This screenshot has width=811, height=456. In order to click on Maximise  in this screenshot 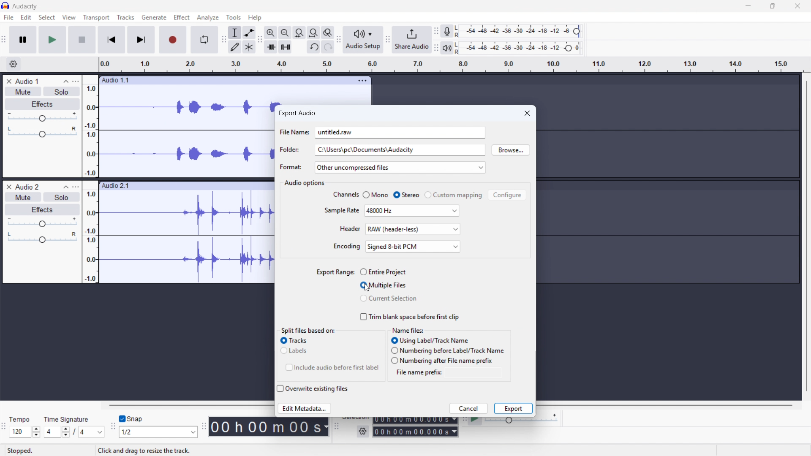, I will do `click(772, 6)`.